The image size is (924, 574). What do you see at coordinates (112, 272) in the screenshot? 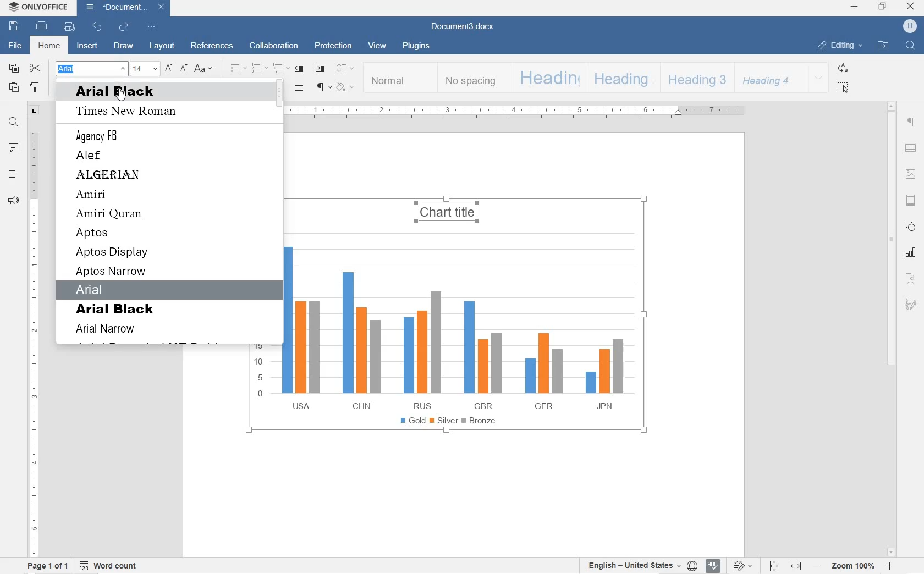
I see `APTOS NARROW` at bounding box center [112, 272].